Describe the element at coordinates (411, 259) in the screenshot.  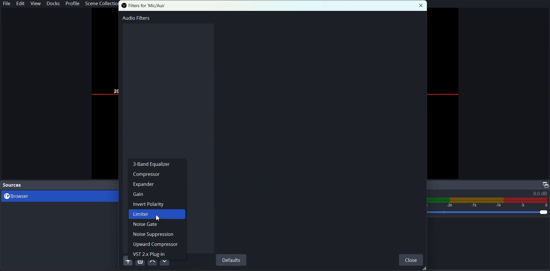
I see `Close` at that location.